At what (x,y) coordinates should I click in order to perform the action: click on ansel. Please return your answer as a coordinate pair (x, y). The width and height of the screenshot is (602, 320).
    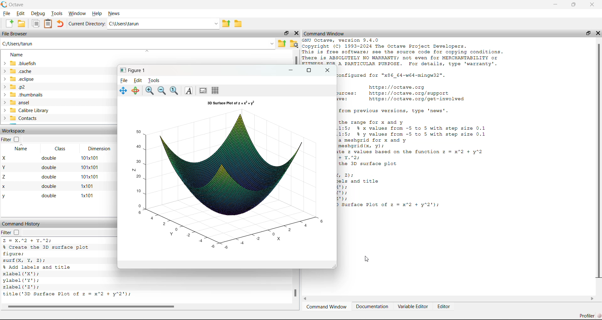
    Looking at the image, I should click on (19, 102).